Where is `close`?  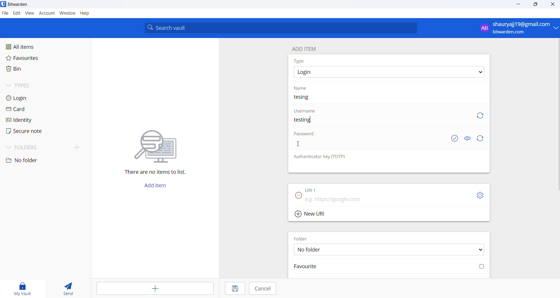 close is located at coordinates (553, 5).